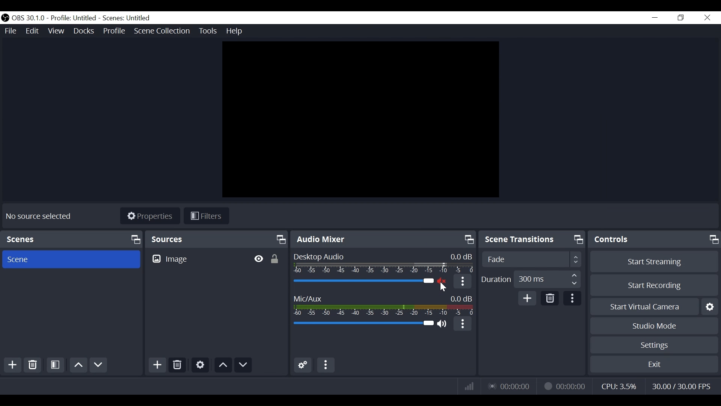  What do you see at coordinates (682, 386) in the screenshot?
I see `Frame Per Second` at bounding box center [682, 386].